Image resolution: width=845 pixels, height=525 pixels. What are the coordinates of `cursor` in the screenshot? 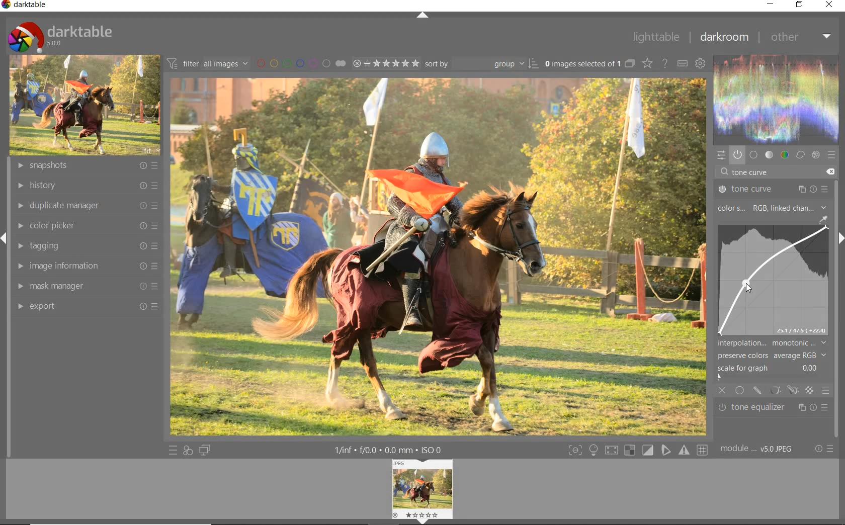 It's located at (747, 286).